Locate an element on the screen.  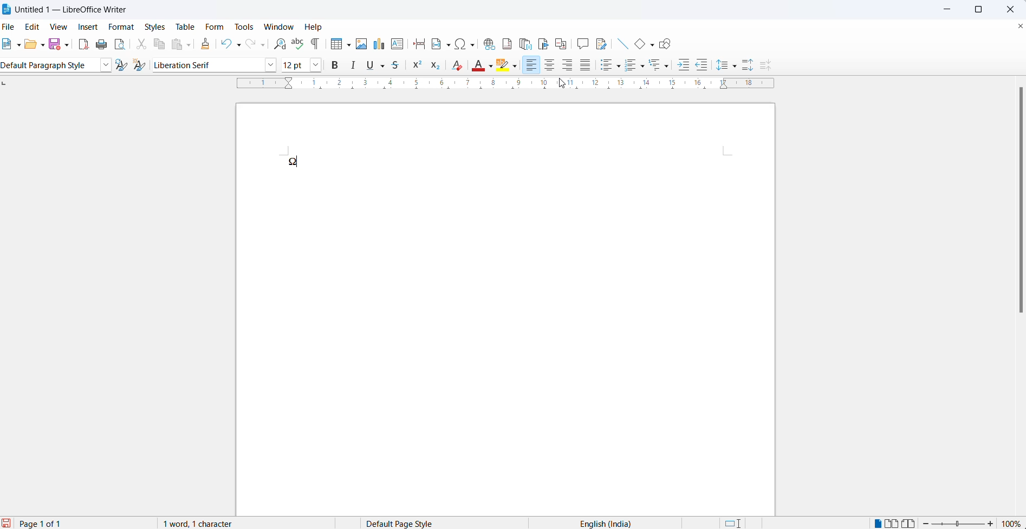
inert cross-reference` is located at coordinates (563, 43).